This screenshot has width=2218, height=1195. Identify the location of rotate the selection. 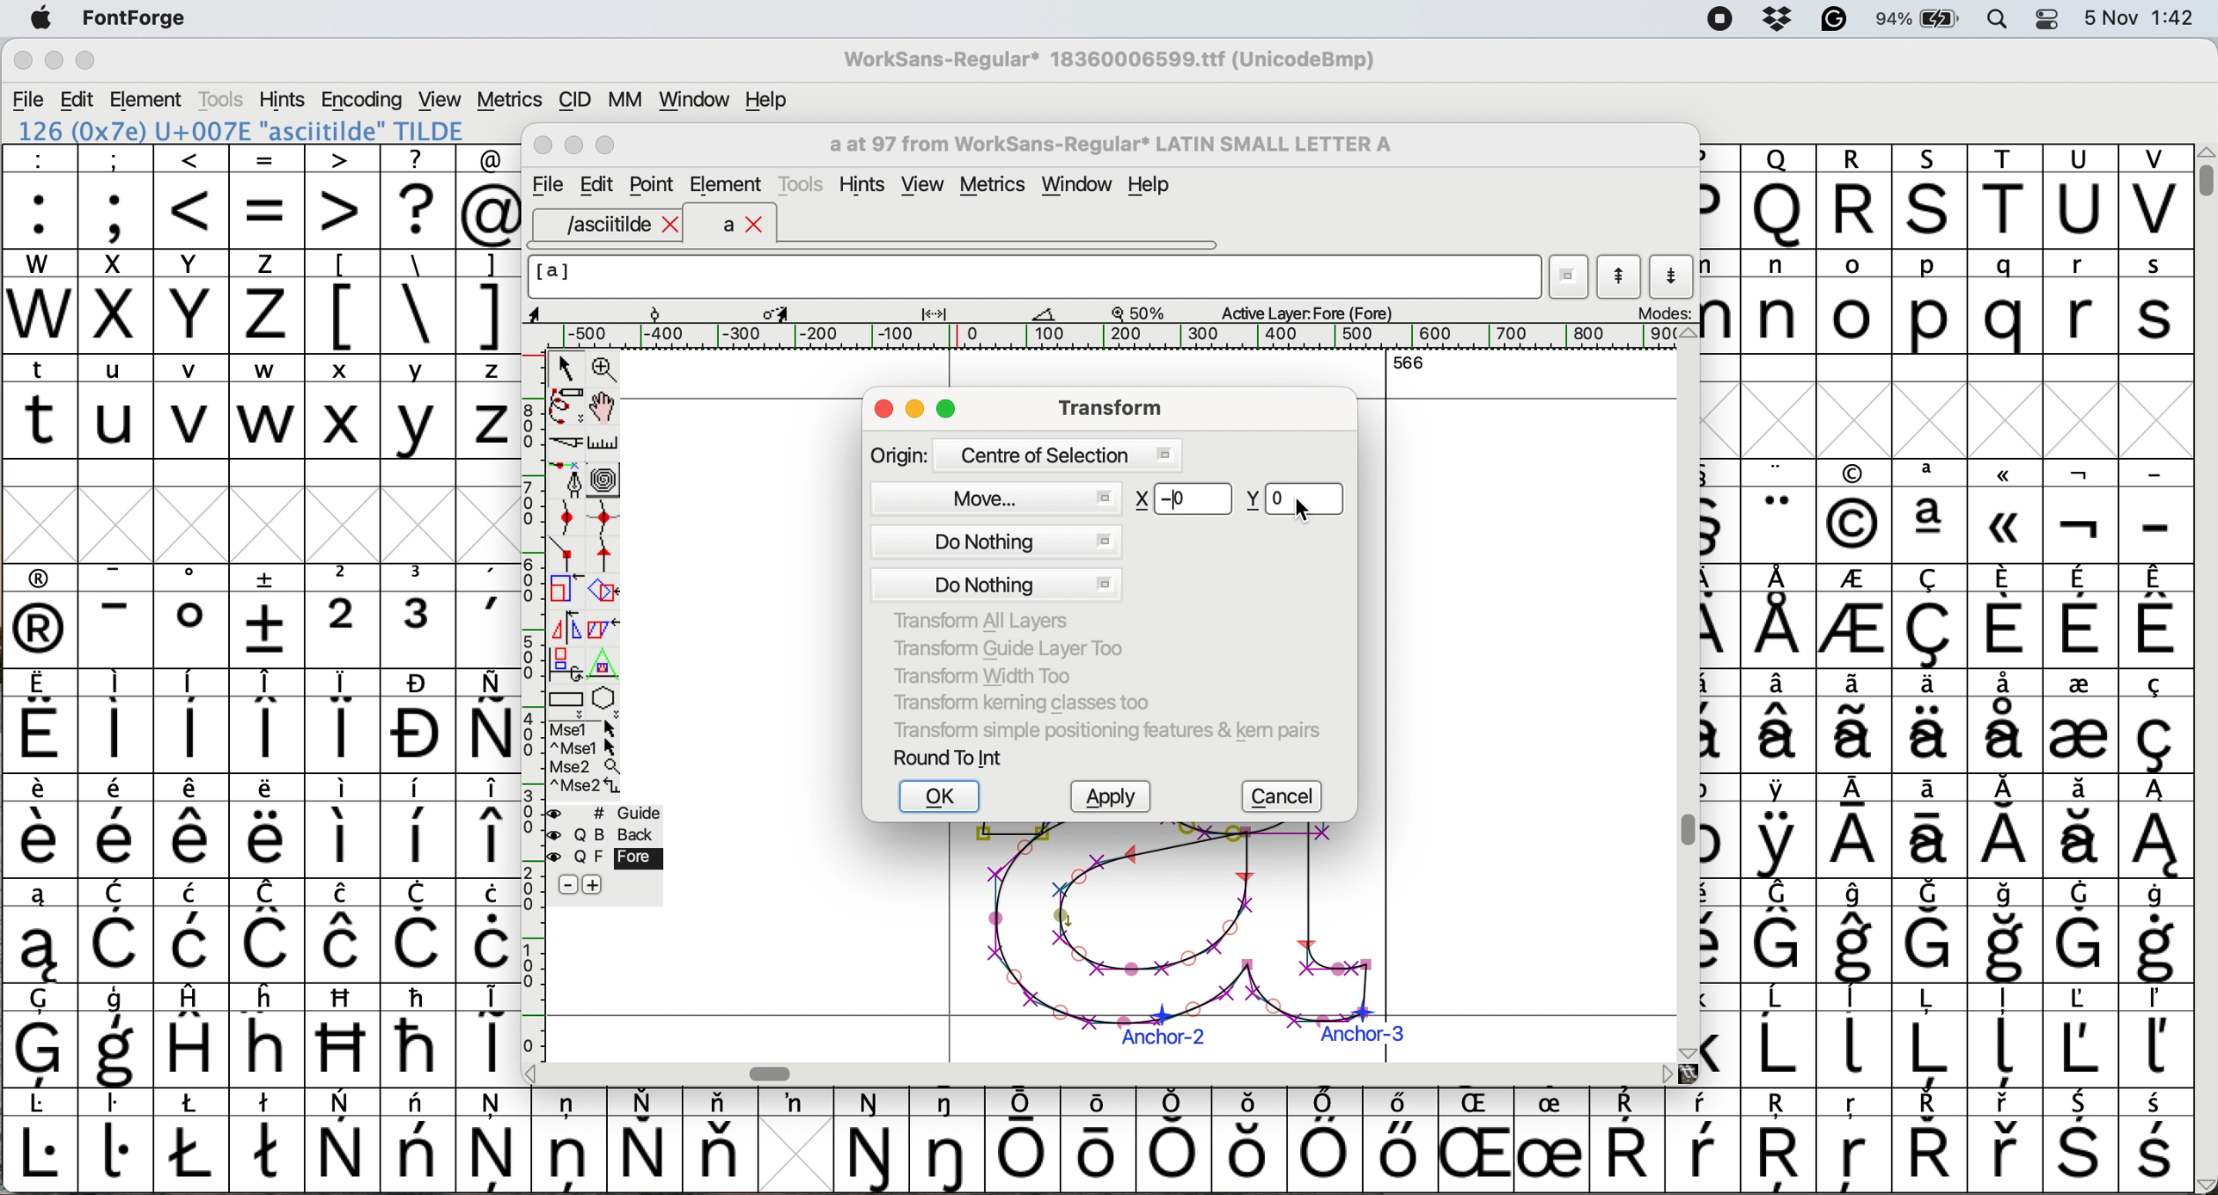
(612, 592).